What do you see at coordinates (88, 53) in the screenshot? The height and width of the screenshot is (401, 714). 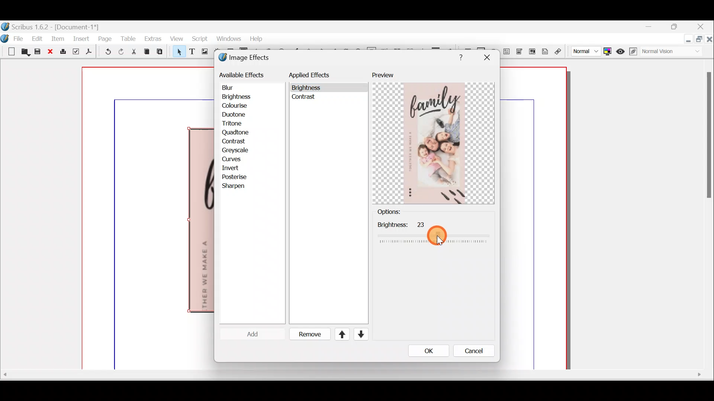 I see `Save as PDF` at bounding box center [88, 53].